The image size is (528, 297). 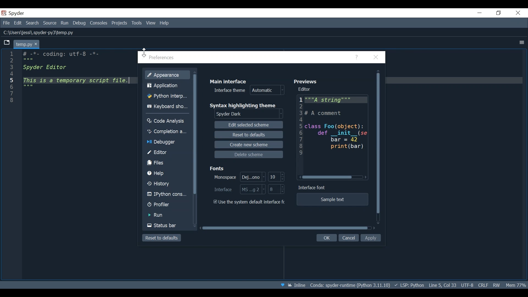 I want to click on Help, so click(x=166, y=174).